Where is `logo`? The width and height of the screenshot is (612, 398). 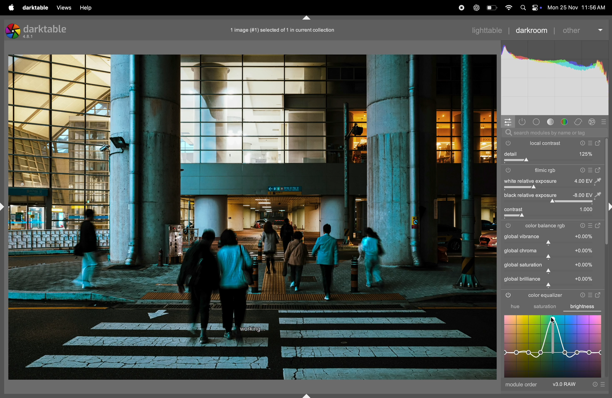
logo is located at coordinates (13, 32).